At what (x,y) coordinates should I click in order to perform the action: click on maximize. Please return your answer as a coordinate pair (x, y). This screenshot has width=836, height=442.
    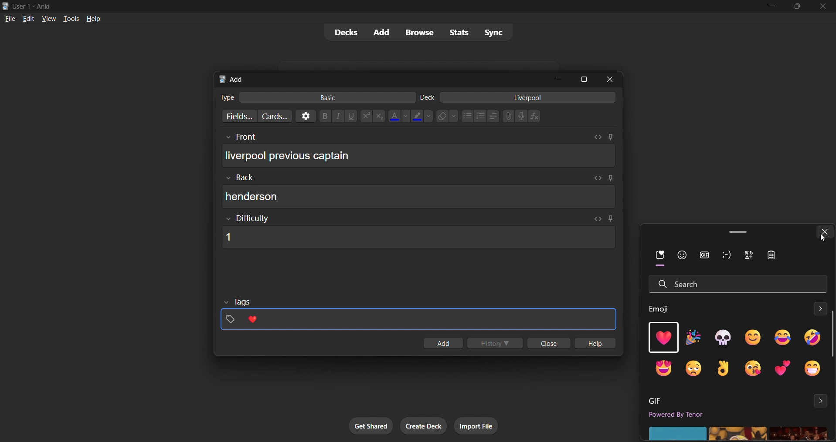
    Looking at the image, I should click on (585, 78).